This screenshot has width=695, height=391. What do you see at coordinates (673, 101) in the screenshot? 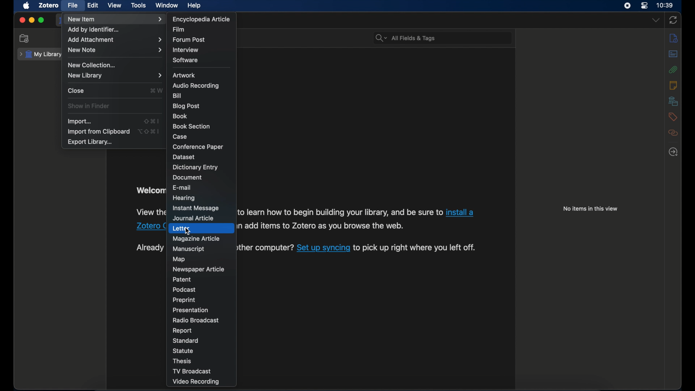
I see `libraries` at bounding box center [673, 101].